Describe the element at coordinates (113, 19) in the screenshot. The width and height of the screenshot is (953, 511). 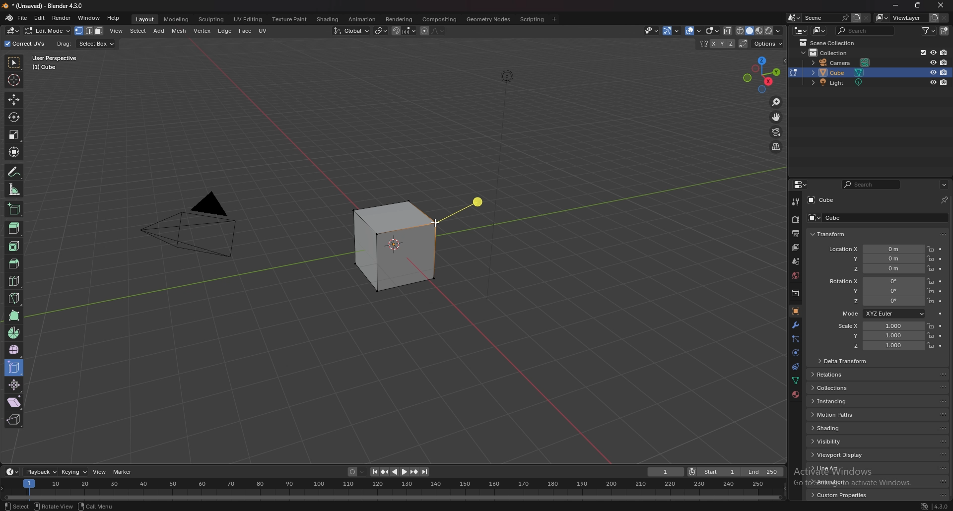
I see `help` at that location.